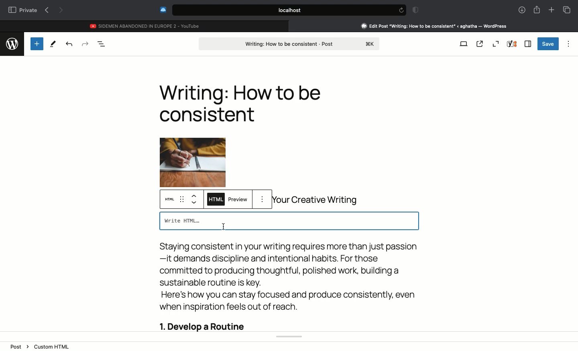  What do you see at coordinates (537, 9) in the screenshot?
I see `Share` at bounding box center [537, 9].